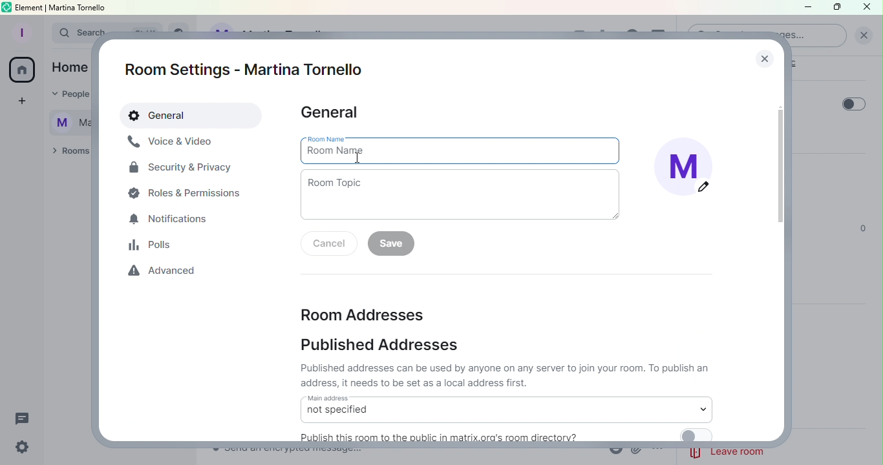 This screenshot has height=465, width=883. Describe the element at coordinates (505, 409) in the screenshot. I see `Main address` at that location.